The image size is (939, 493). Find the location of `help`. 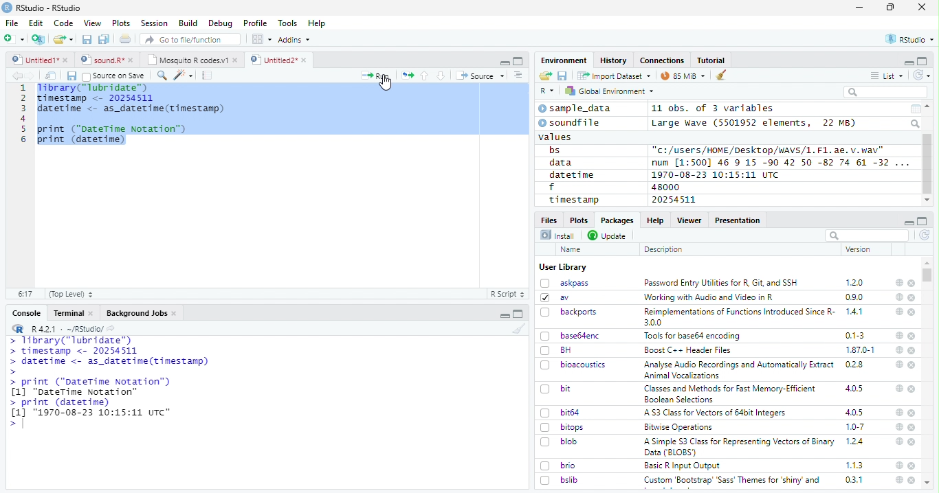

help is located at coordinates (898, 441).